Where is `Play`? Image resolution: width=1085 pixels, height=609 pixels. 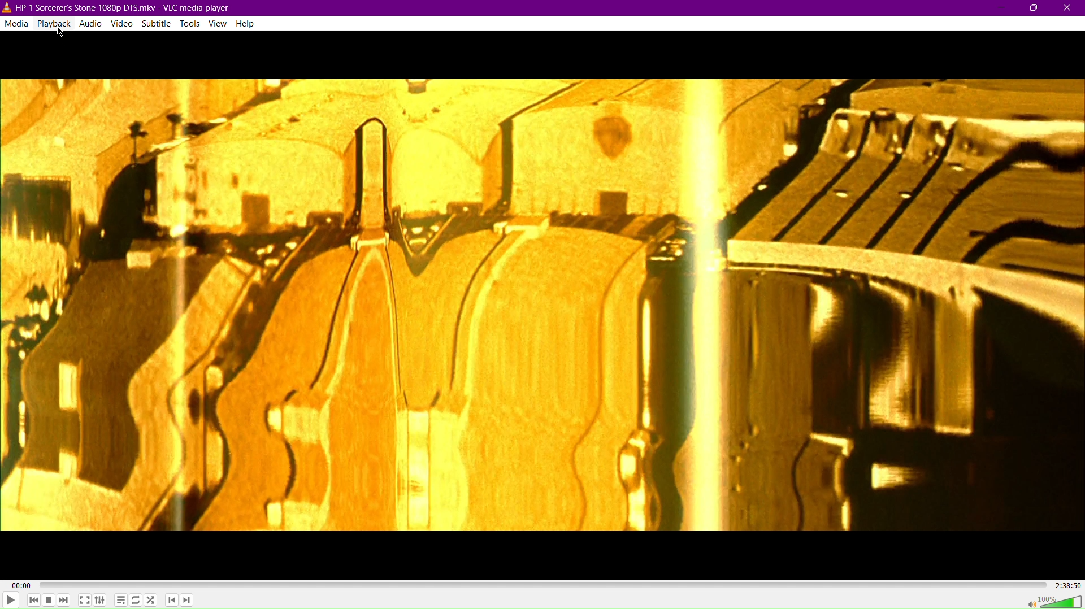
Play is located at coordinates (11, 601).